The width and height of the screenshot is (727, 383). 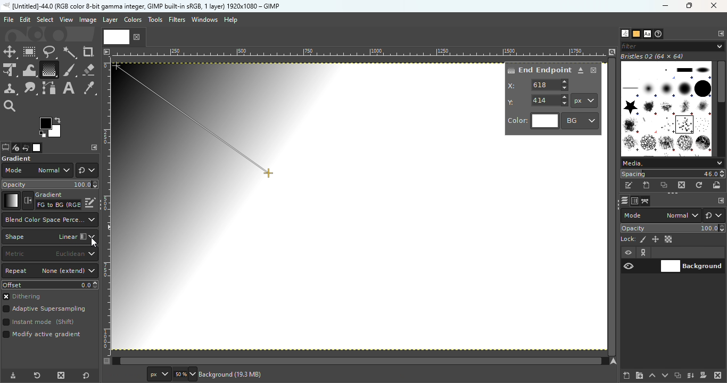 I want to click on Ruler measurement, so click(x=157, y=374).